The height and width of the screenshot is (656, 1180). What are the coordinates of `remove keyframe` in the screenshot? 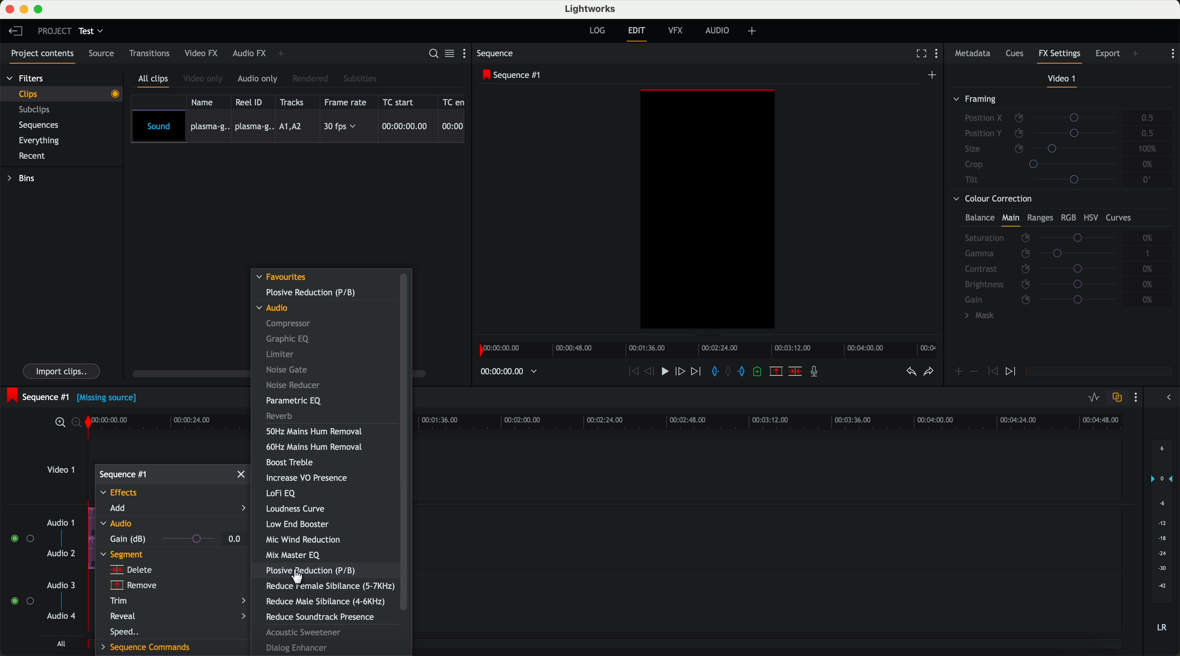 It's located at (975, 372).